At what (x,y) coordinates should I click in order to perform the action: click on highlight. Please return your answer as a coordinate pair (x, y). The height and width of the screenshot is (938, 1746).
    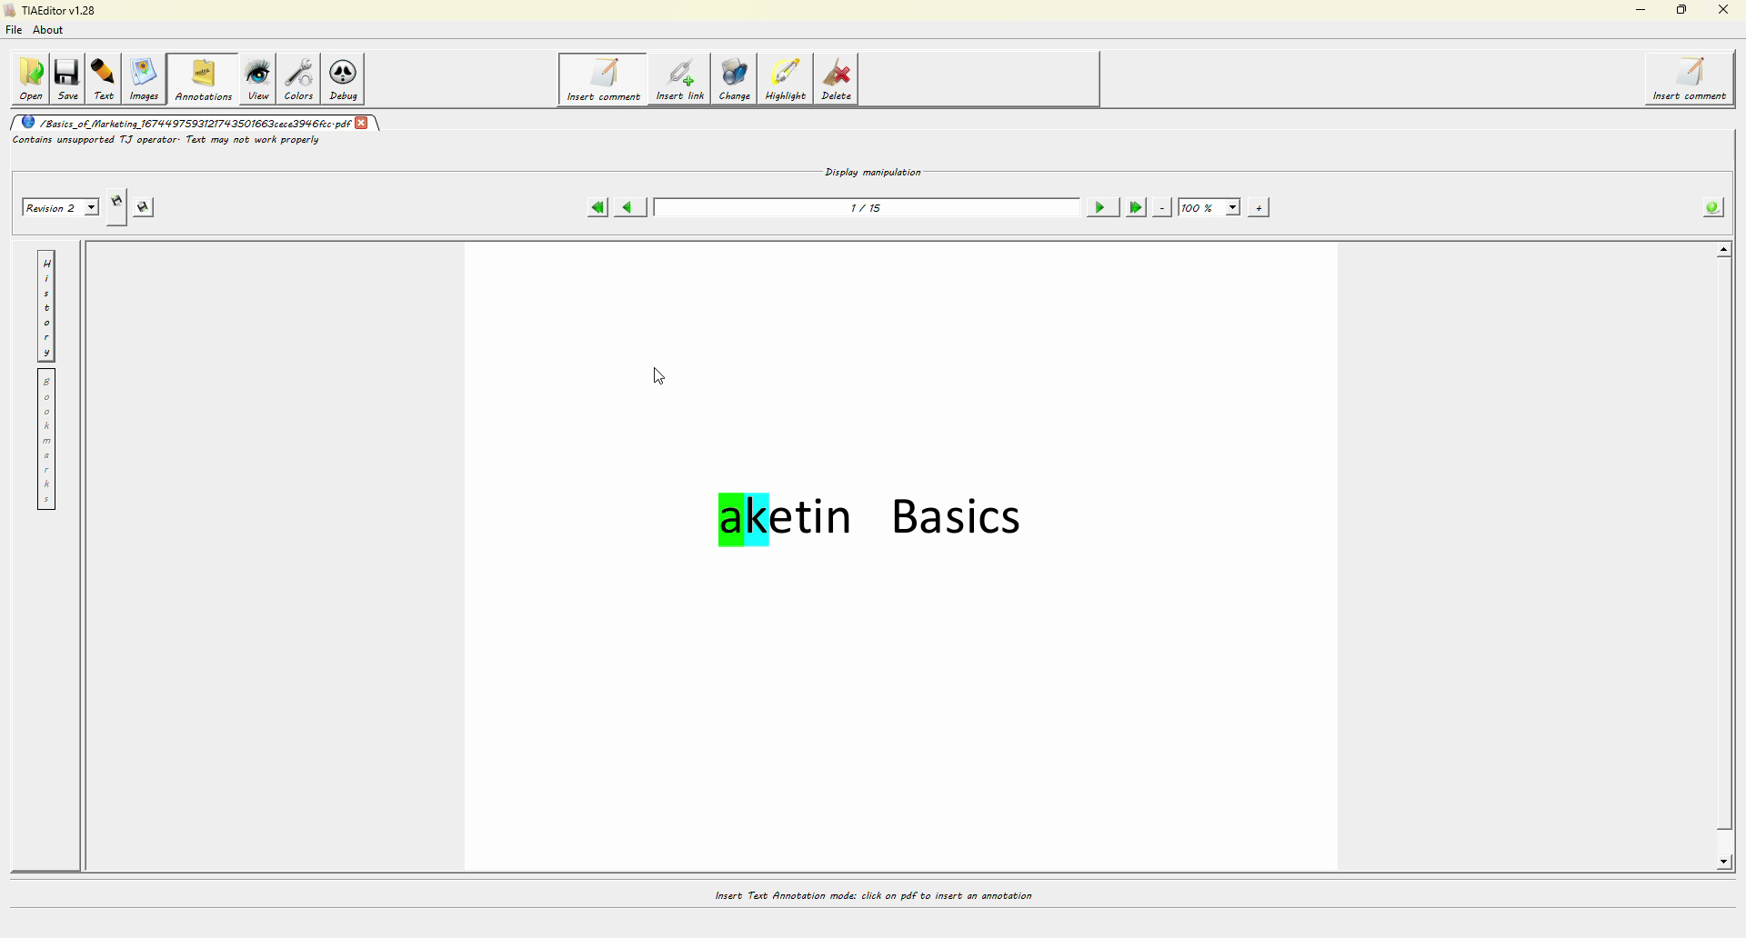
    Looking at the image, I should click on (789, 80).